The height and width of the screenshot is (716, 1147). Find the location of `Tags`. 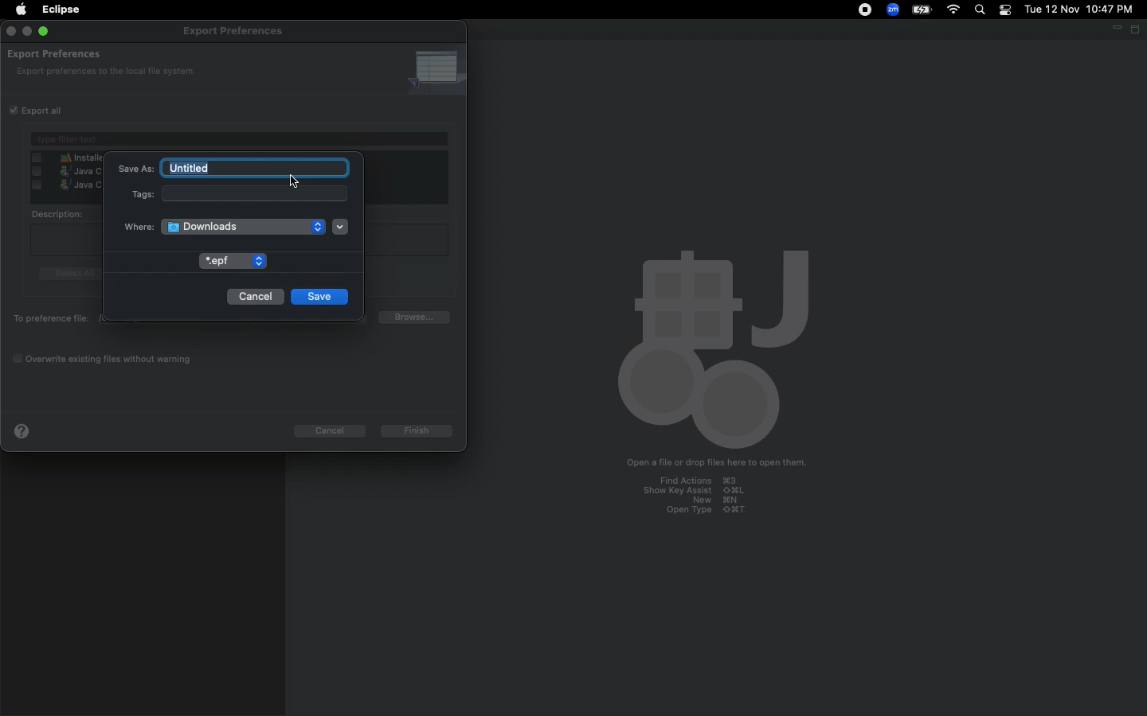

Tags is located at coordinates (237, 194).